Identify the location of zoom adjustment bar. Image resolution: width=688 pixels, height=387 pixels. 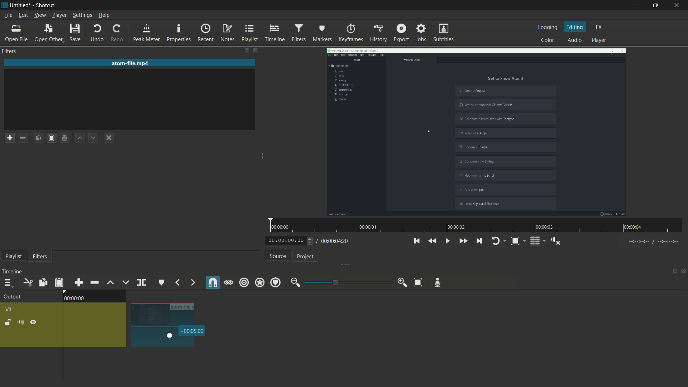
(347, 282).